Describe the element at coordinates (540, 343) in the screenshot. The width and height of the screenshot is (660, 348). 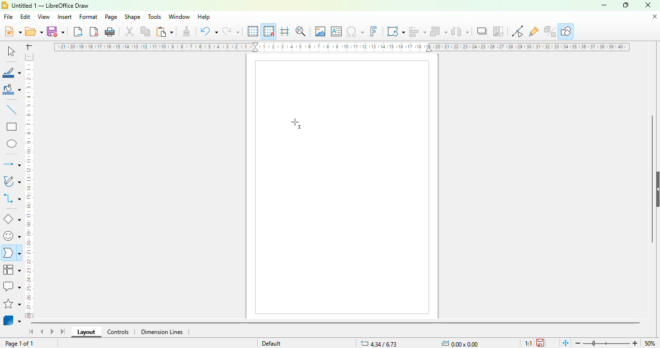
I see `click to save the document` at that location.